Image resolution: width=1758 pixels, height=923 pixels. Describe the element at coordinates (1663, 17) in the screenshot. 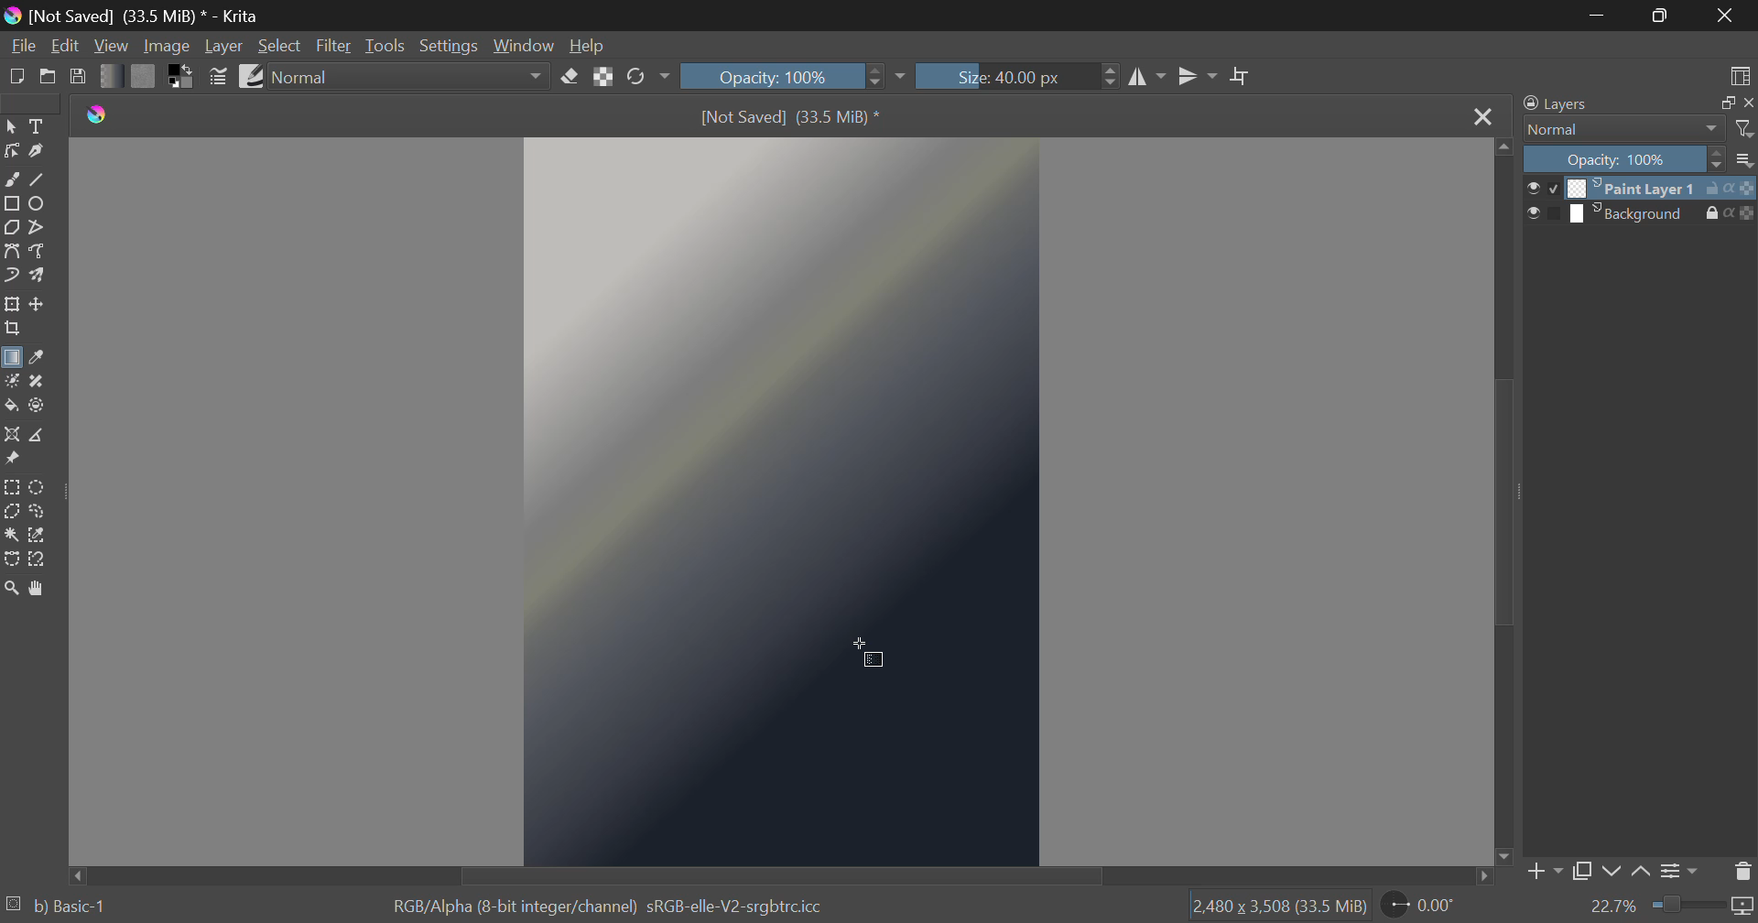

I see `Minimize` at that location.